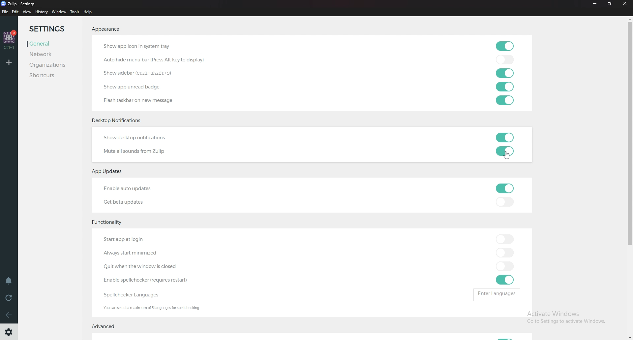 This screenshot has height=340, width=633. What do you see at coordinates (497, 294) in the screenshot?
I see `enter languages` at bounding box center [497, 294].